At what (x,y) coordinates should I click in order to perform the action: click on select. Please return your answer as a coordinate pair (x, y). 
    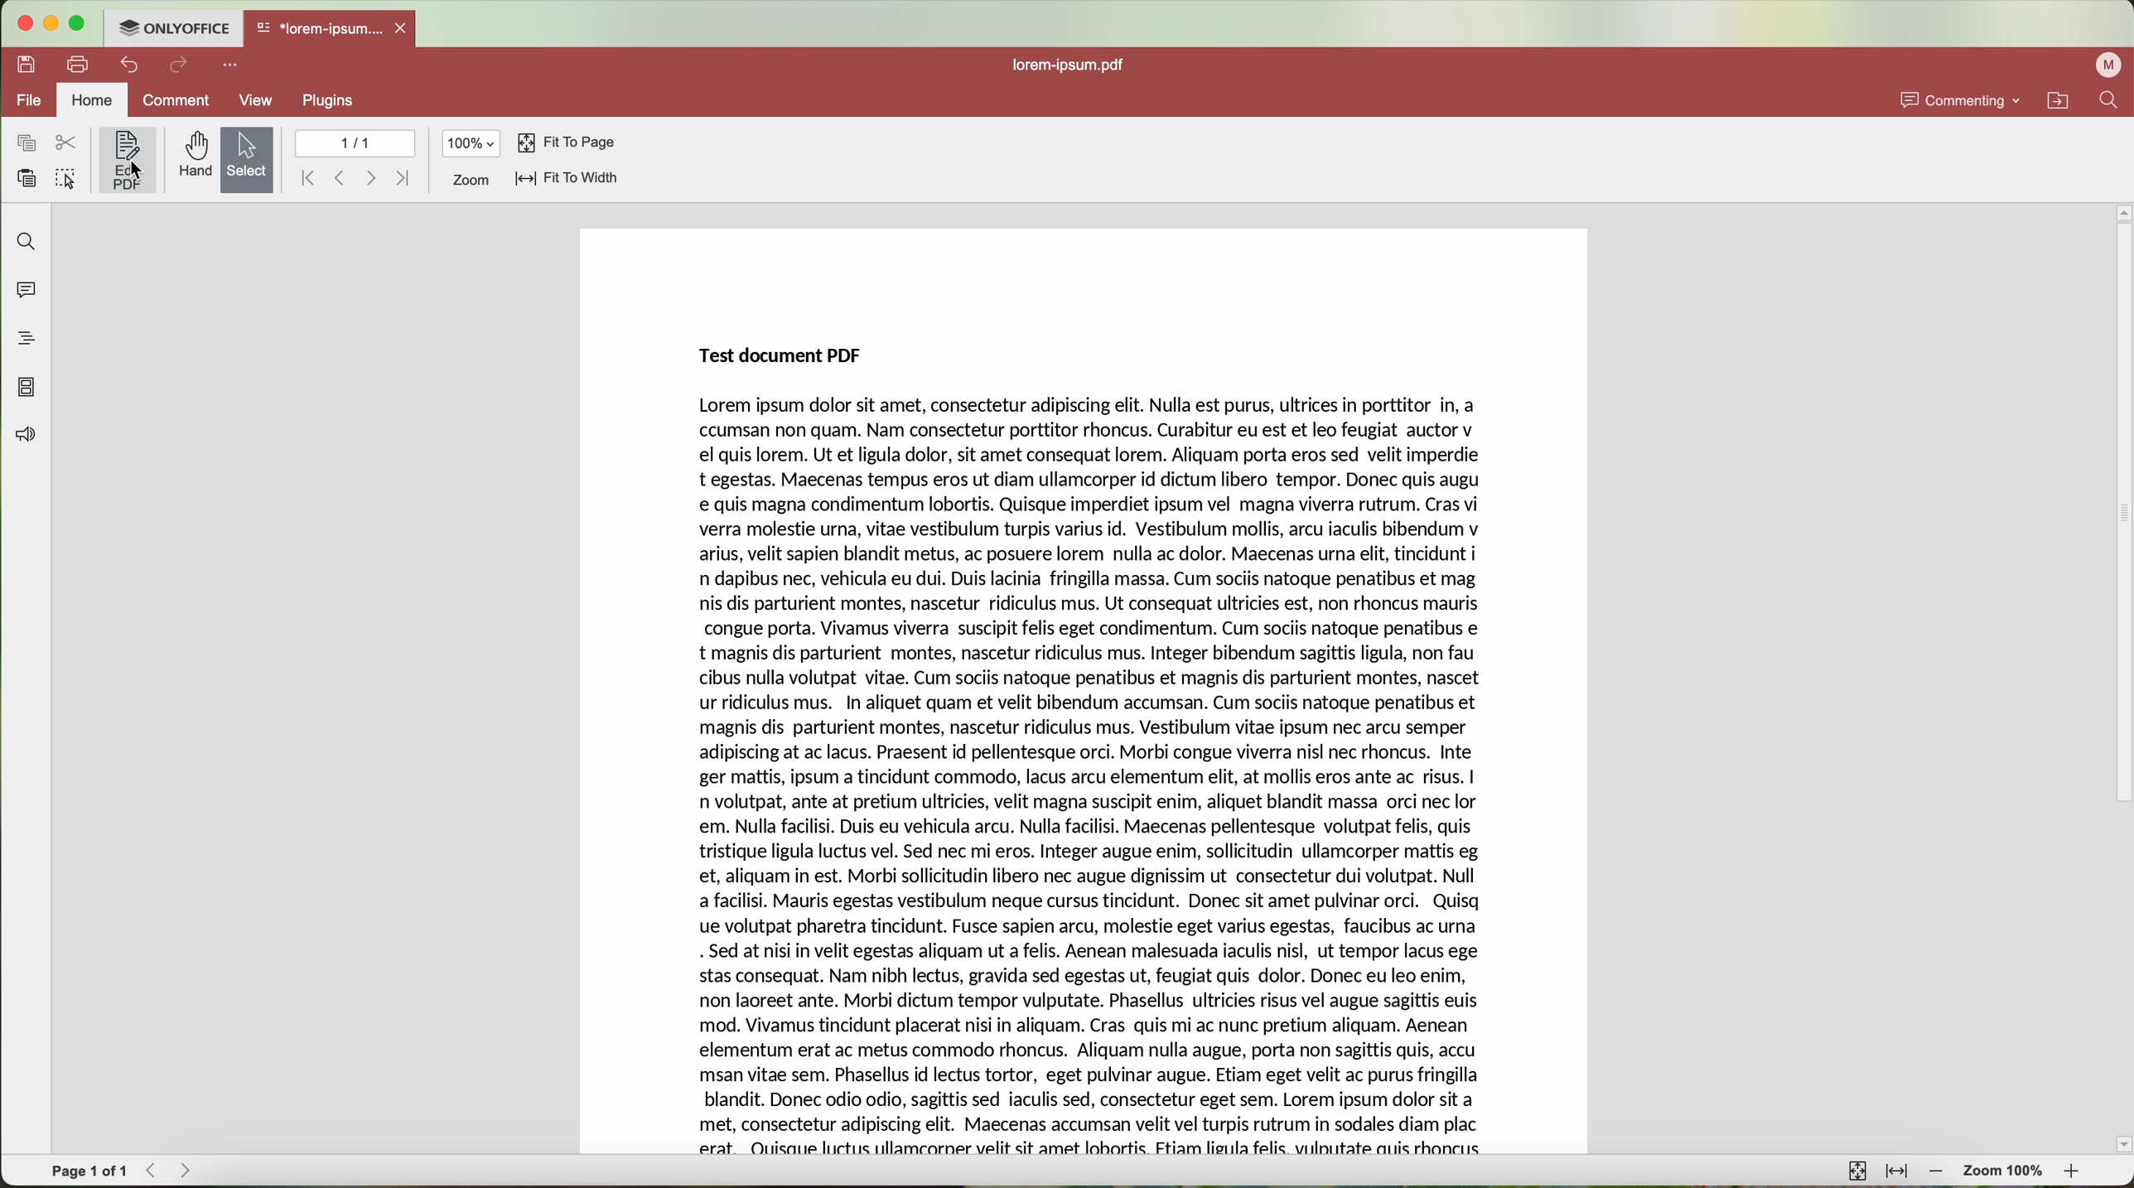
    Looking at the image, I should click on (248, 162).